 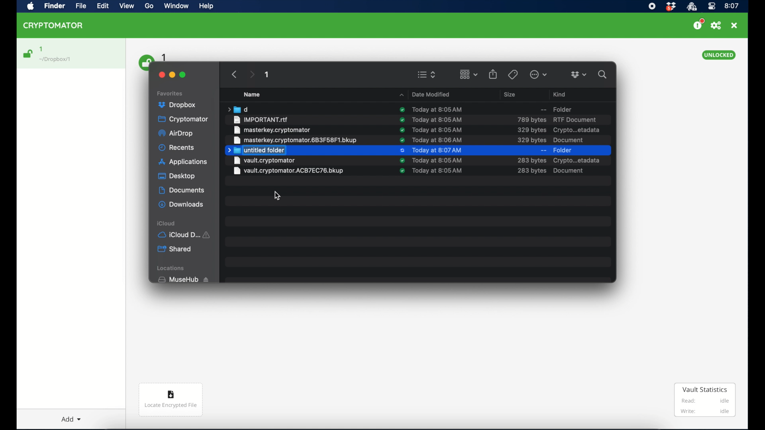 I want to click on close, so click(x=734, y=25).